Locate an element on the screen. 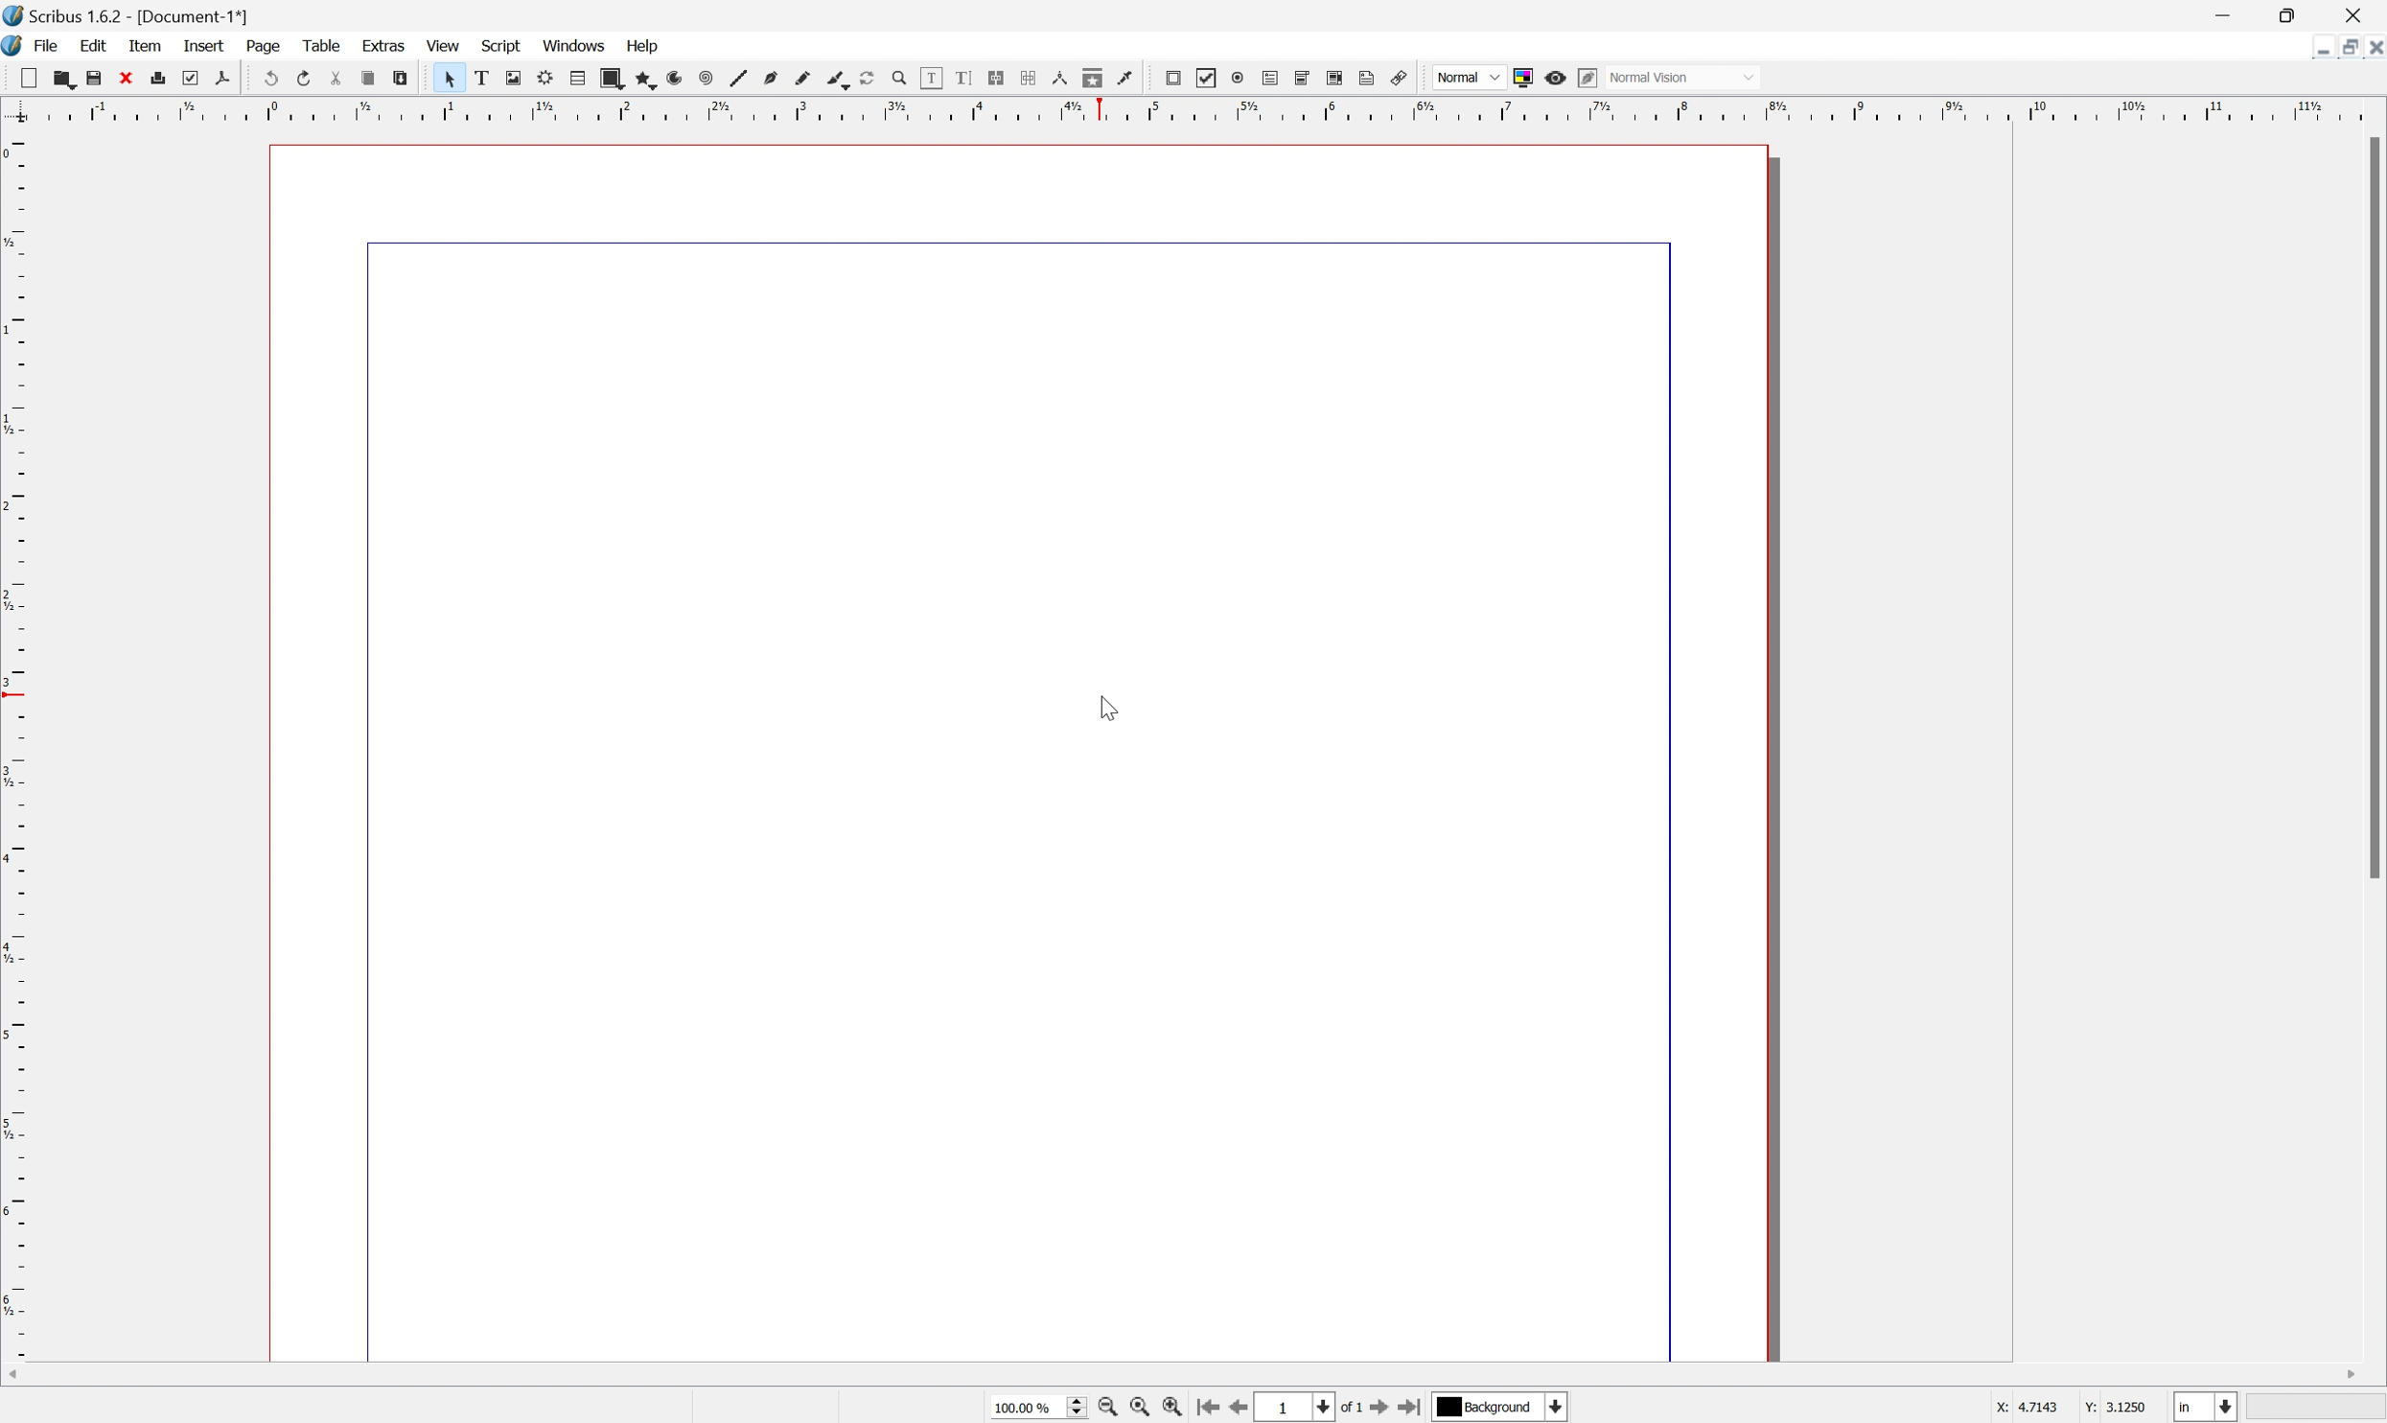 This screenshot has height=1423, width=2387. PDF text field is located at coordinates (1270, 78).